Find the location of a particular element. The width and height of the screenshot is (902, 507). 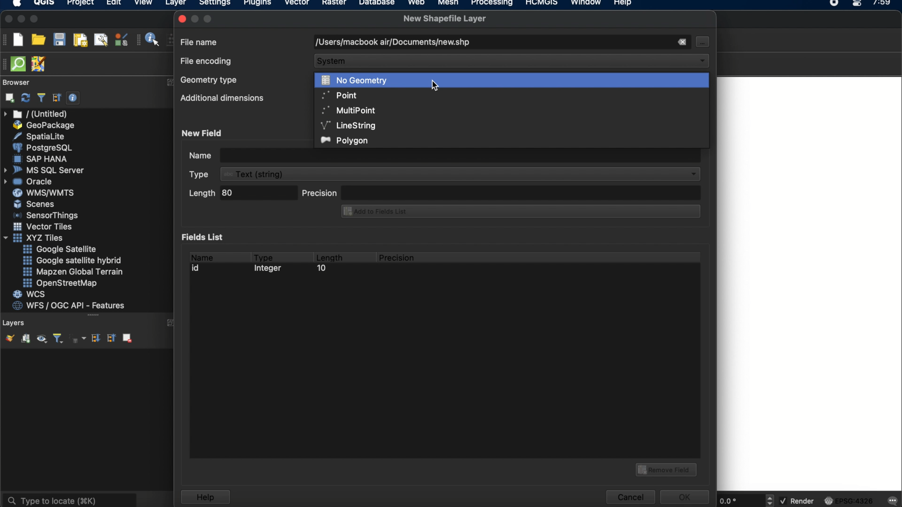

mesh is located at coordinates (448, 4).